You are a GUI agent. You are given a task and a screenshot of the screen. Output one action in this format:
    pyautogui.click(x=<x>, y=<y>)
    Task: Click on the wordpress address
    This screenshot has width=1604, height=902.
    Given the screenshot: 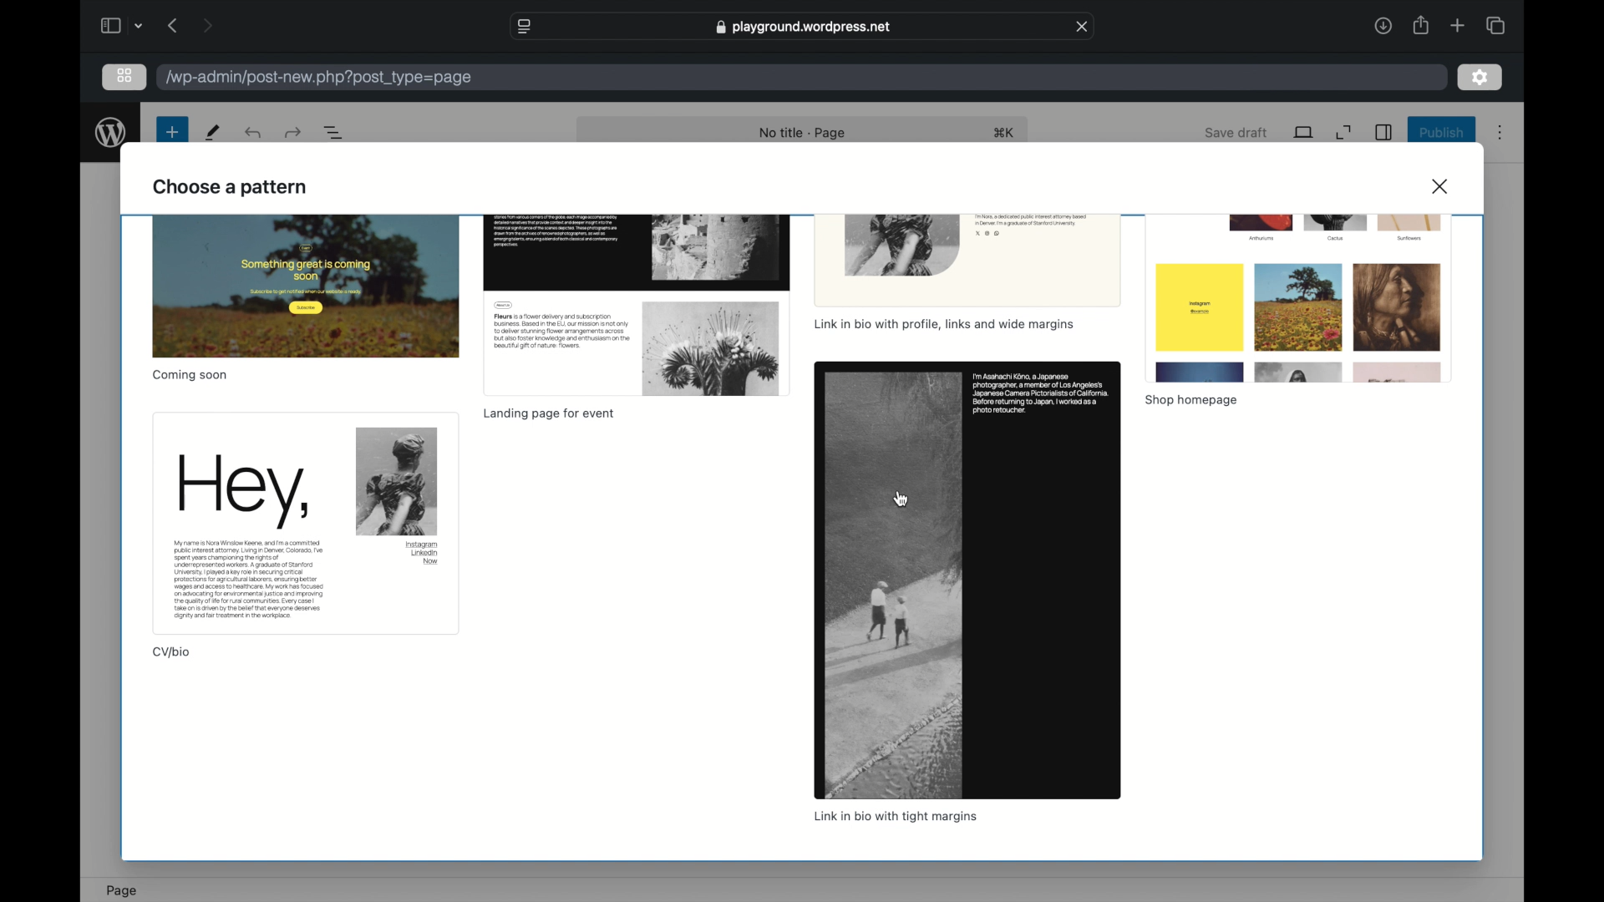 What is the action you would take?
    pyautogui.click(x=319, y=78)
    